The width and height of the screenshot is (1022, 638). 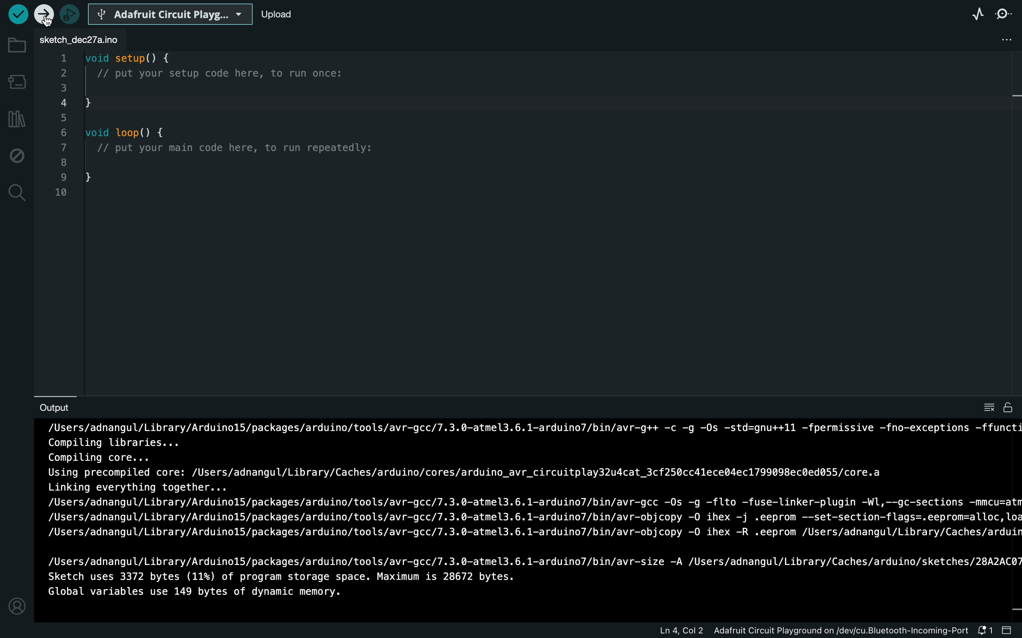 I want to click on output, so click(x=52, y=408).